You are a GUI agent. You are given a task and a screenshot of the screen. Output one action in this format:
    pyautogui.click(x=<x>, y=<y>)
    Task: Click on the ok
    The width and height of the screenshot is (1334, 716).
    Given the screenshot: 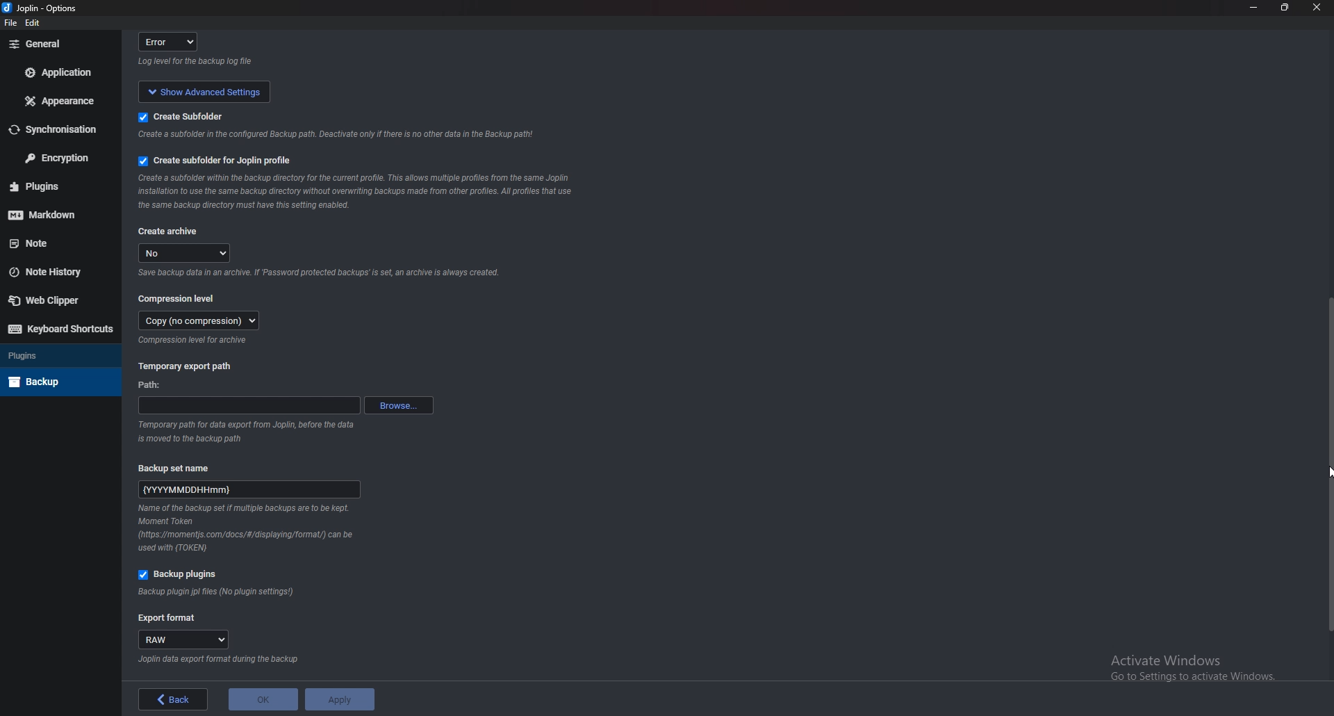 What is the action you would take?
    pyautogui.click(x=263, y=699)
    